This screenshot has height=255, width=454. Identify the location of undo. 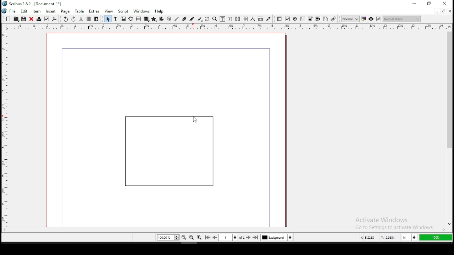
(65, 19).